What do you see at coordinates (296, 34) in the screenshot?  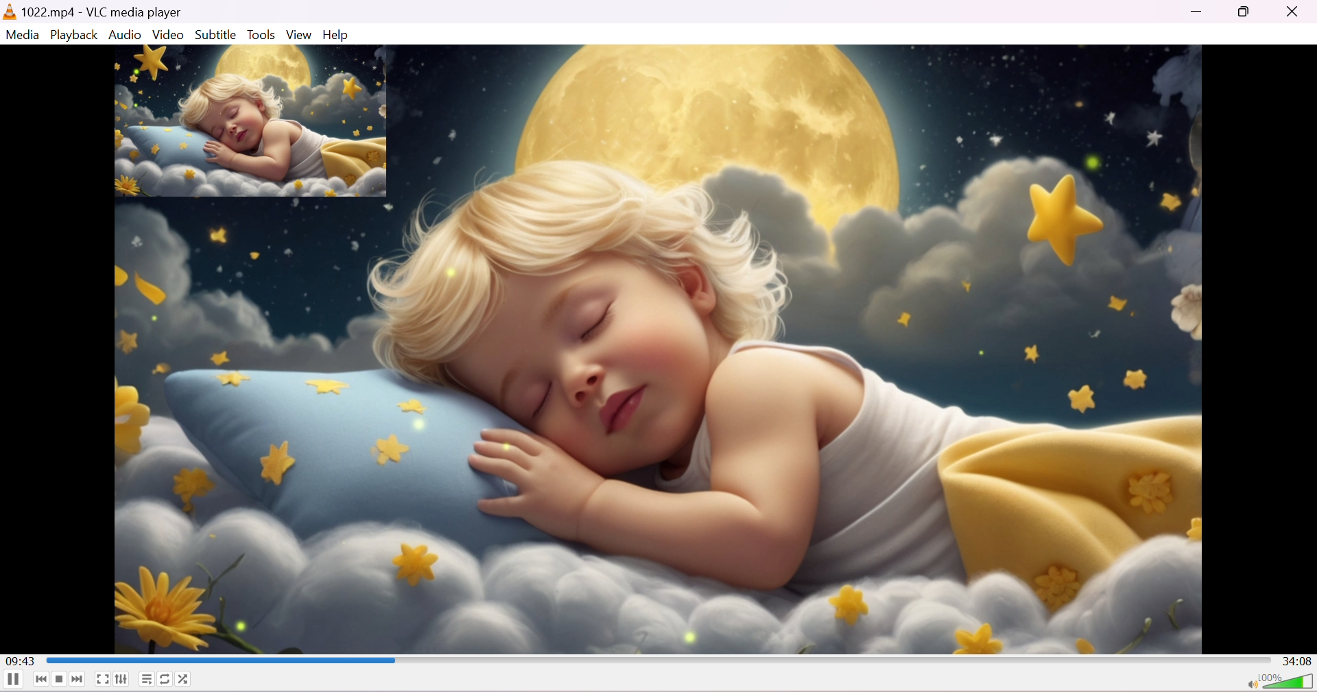 I see `View` at bounding box center [296, 34].